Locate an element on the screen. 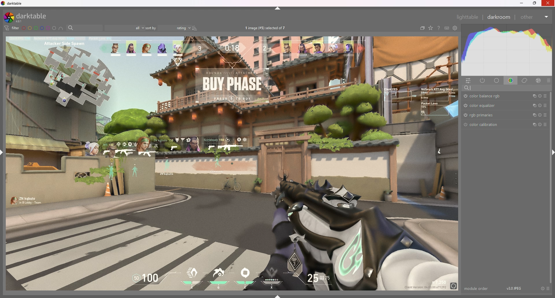 The height and width of the screenshot is (298, 555). version is located at coordinates (514, 288).